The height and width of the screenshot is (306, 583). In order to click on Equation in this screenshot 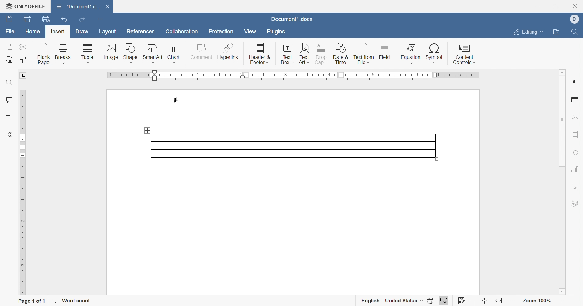, I will do `click(410, 54)`.